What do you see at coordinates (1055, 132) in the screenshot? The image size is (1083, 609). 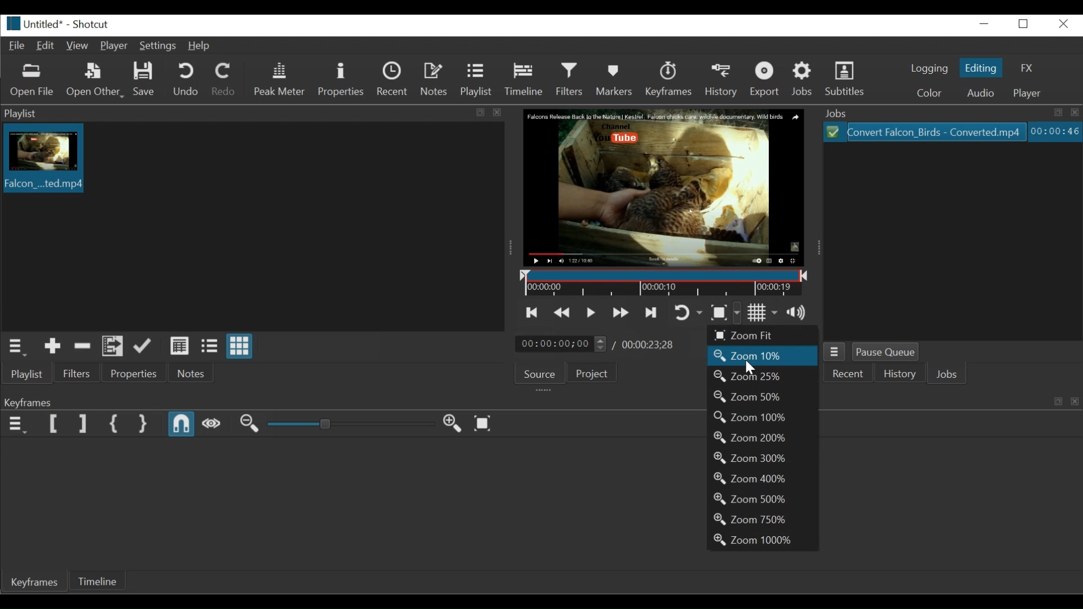 I see `Elapsed Hours: Minutes: Seconds` at bounding box center [1055, 132].